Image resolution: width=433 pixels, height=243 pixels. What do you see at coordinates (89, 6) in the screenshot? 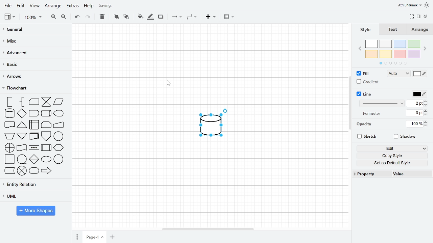
I see `Help` at bounding box center [89, 6].